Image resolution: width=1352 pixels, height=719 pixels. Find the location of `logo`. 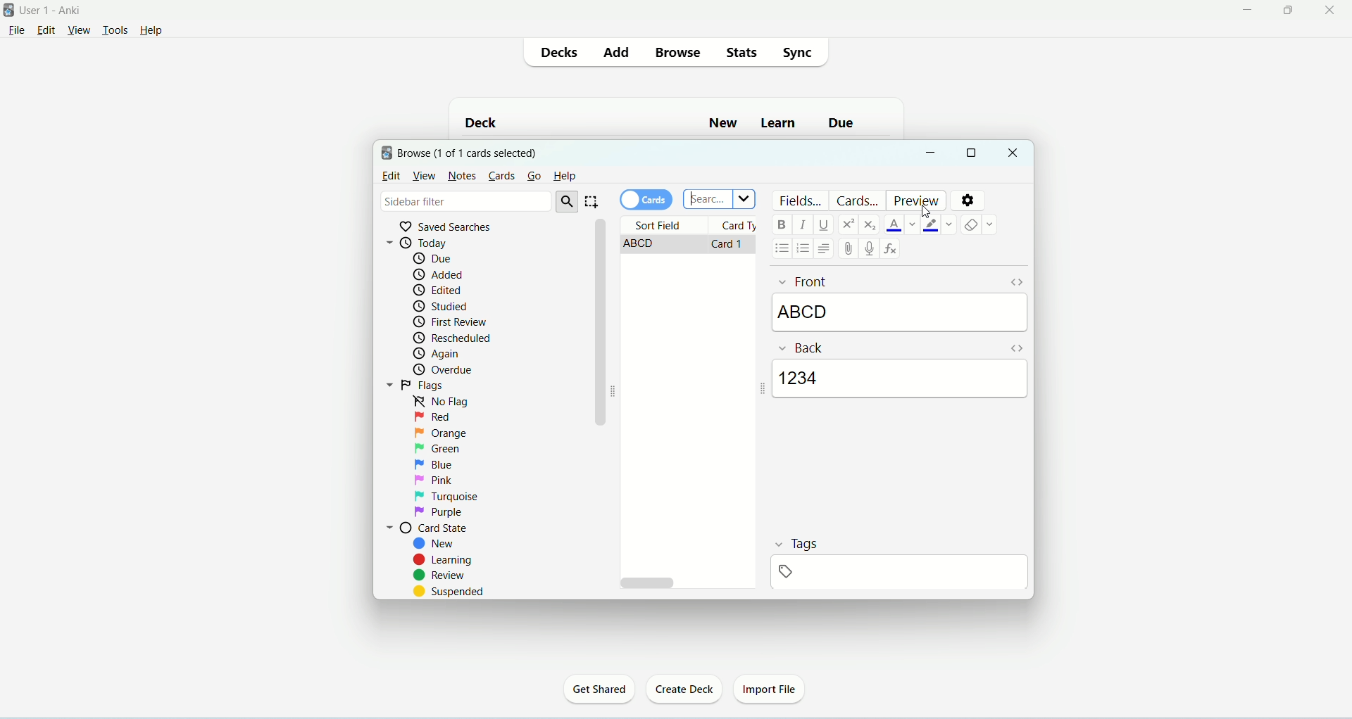

logo is located at coordinates (387, 153).